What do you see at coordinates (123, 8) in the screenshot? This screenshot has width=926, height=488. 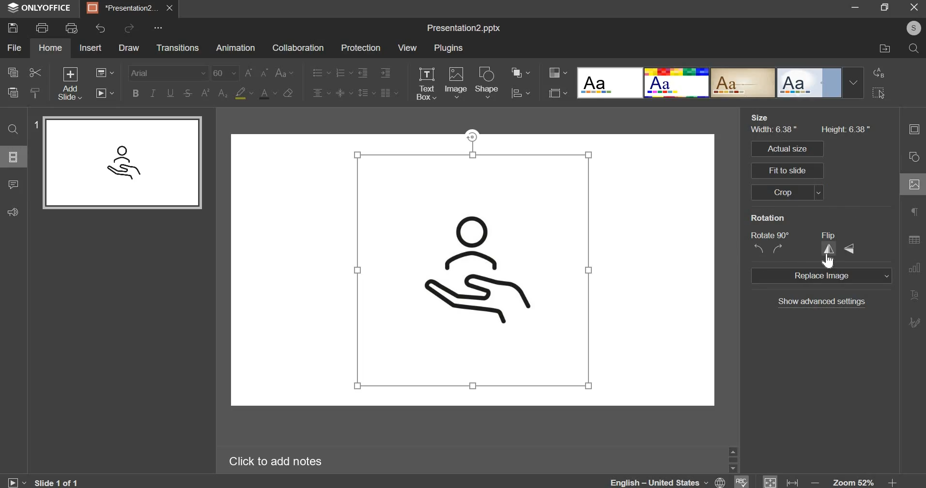 I see `Presentation2...` at bounding box center [123, 8].